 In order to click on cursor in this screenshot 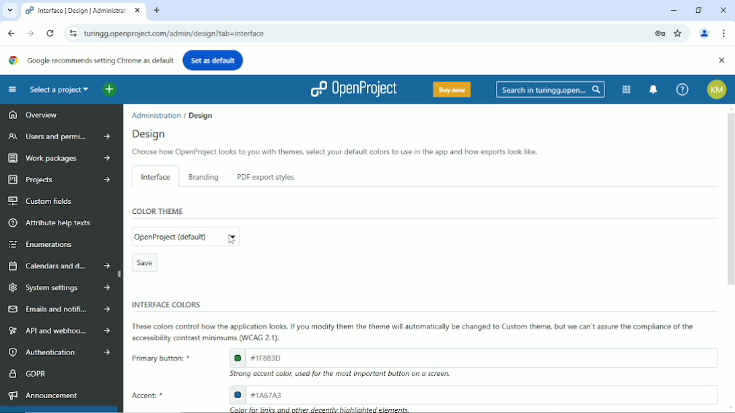, I will do `click(235, 240)`.